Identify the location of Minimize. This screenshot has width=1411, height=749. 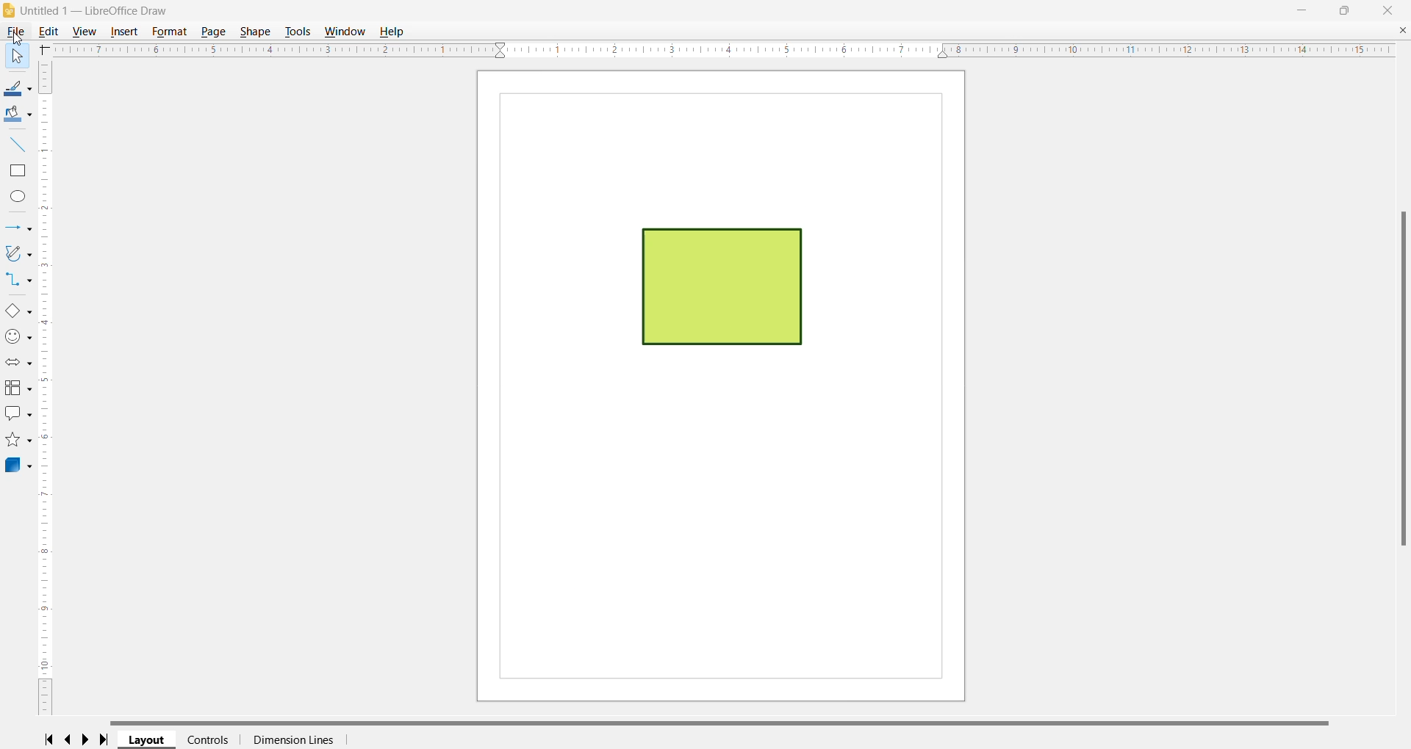
(1302, 9).